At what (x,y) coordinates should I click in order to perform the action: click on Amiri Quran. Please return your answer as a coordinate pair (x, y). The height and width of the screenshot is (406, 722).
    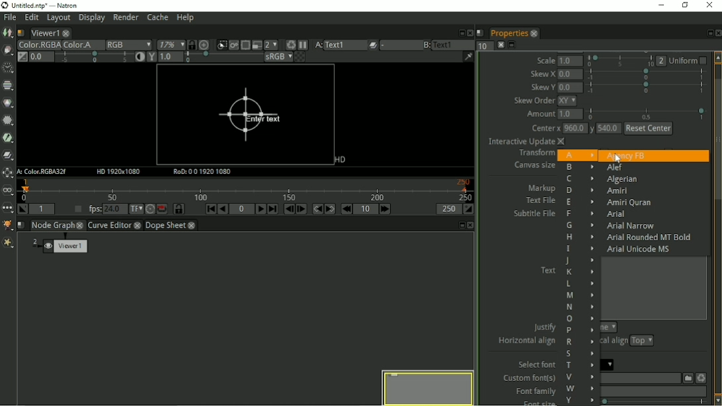
    Looking at the image, I should click on (627, 203).